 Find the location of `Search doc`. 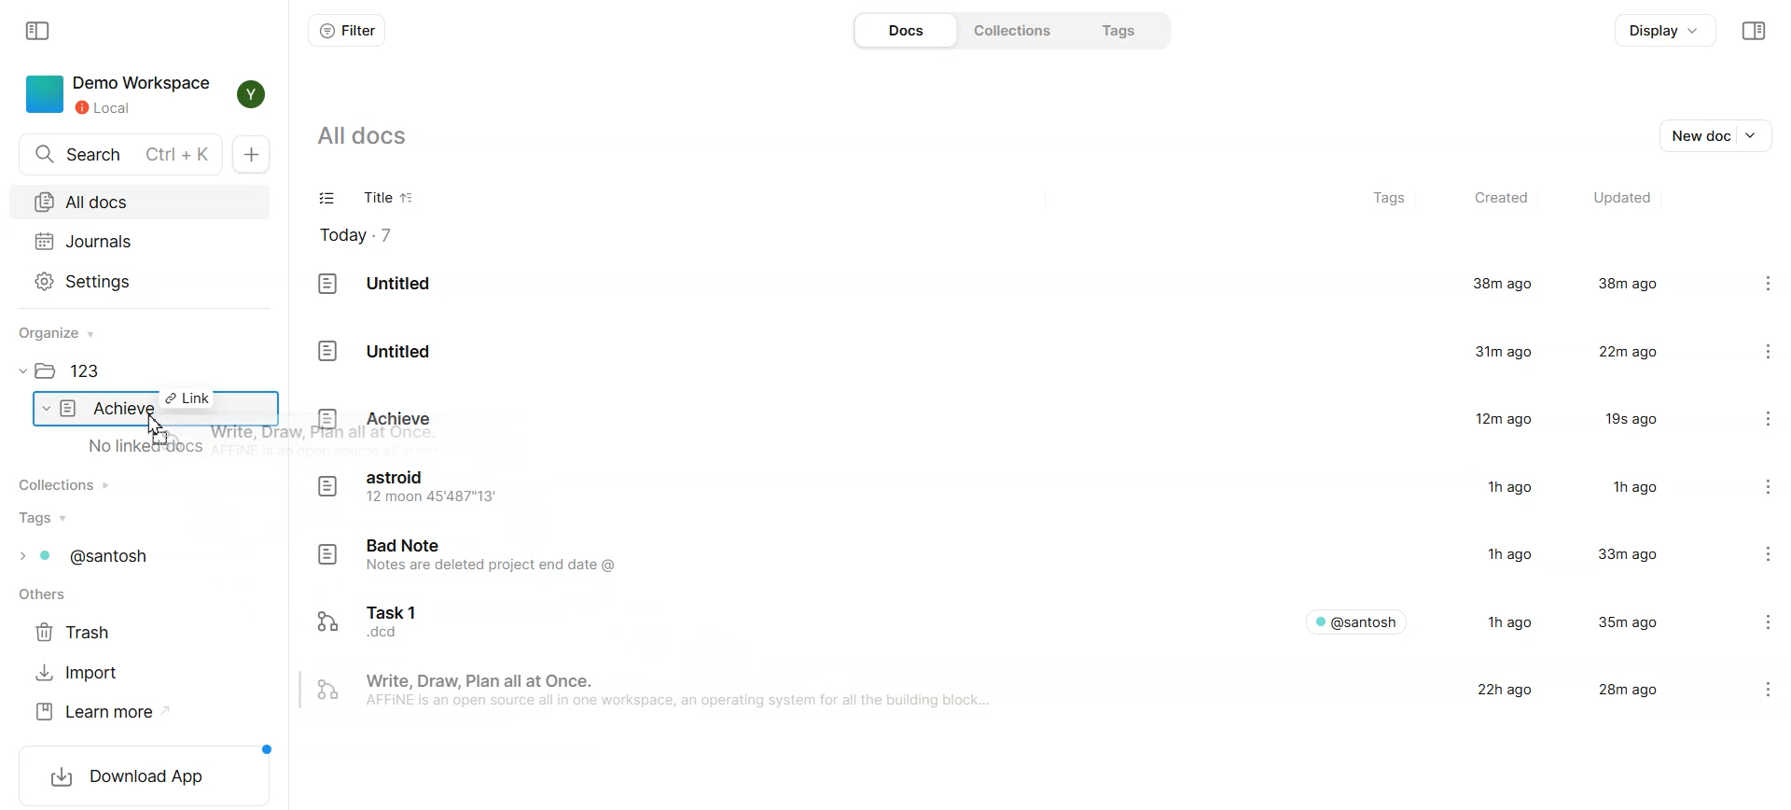

Search doc is located at coordinates (121, 155).